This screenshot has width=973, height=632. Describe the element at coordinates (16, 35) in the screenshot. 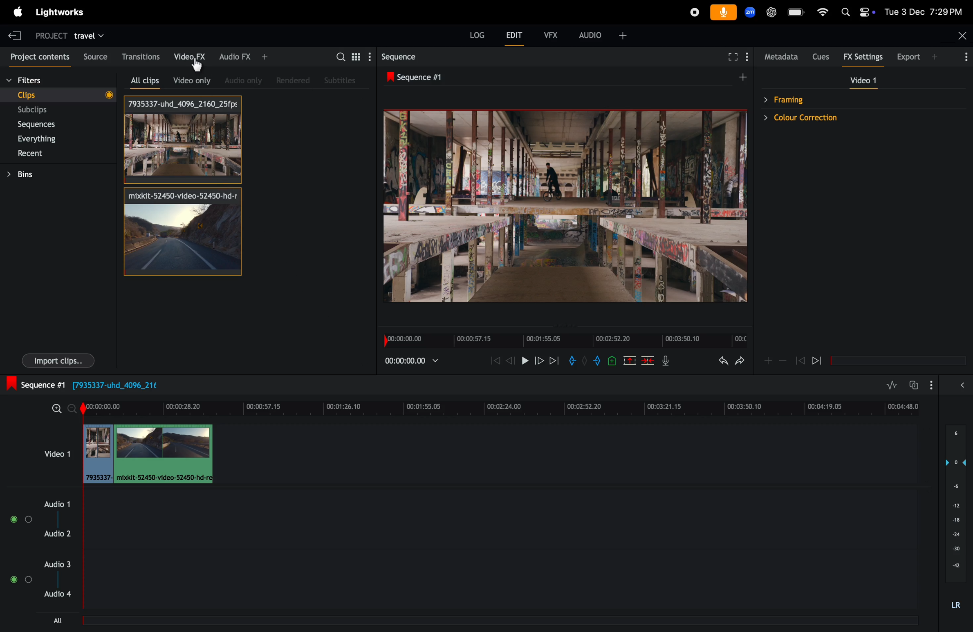

I see `exit` at that location.